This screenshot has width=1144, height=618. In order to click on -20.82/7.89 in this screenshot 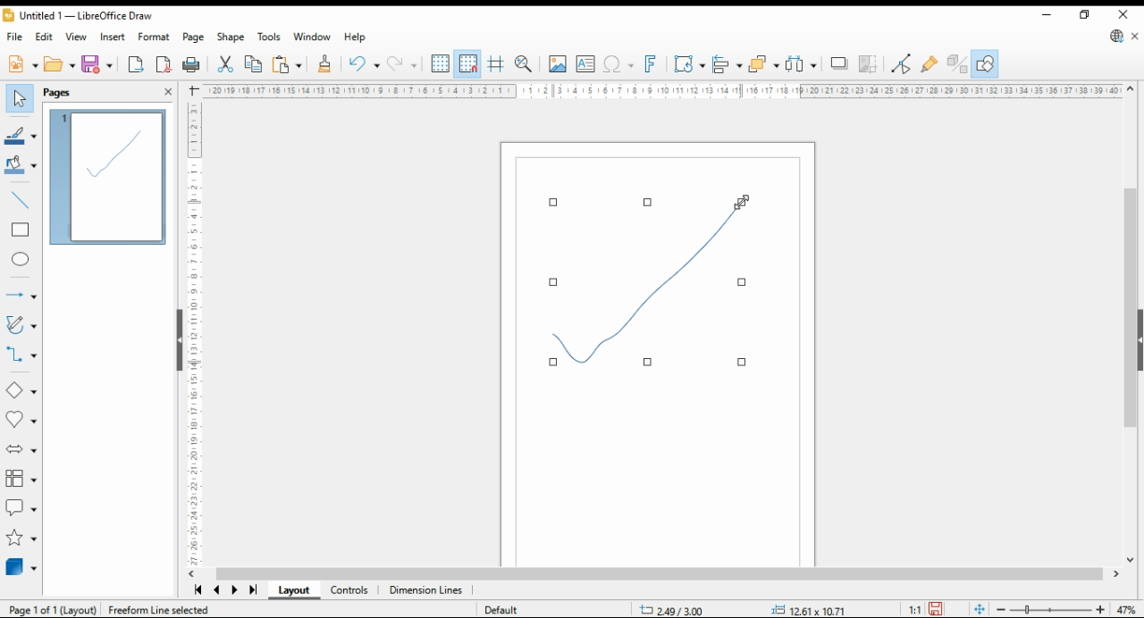, I will do `click(677, 611)`.